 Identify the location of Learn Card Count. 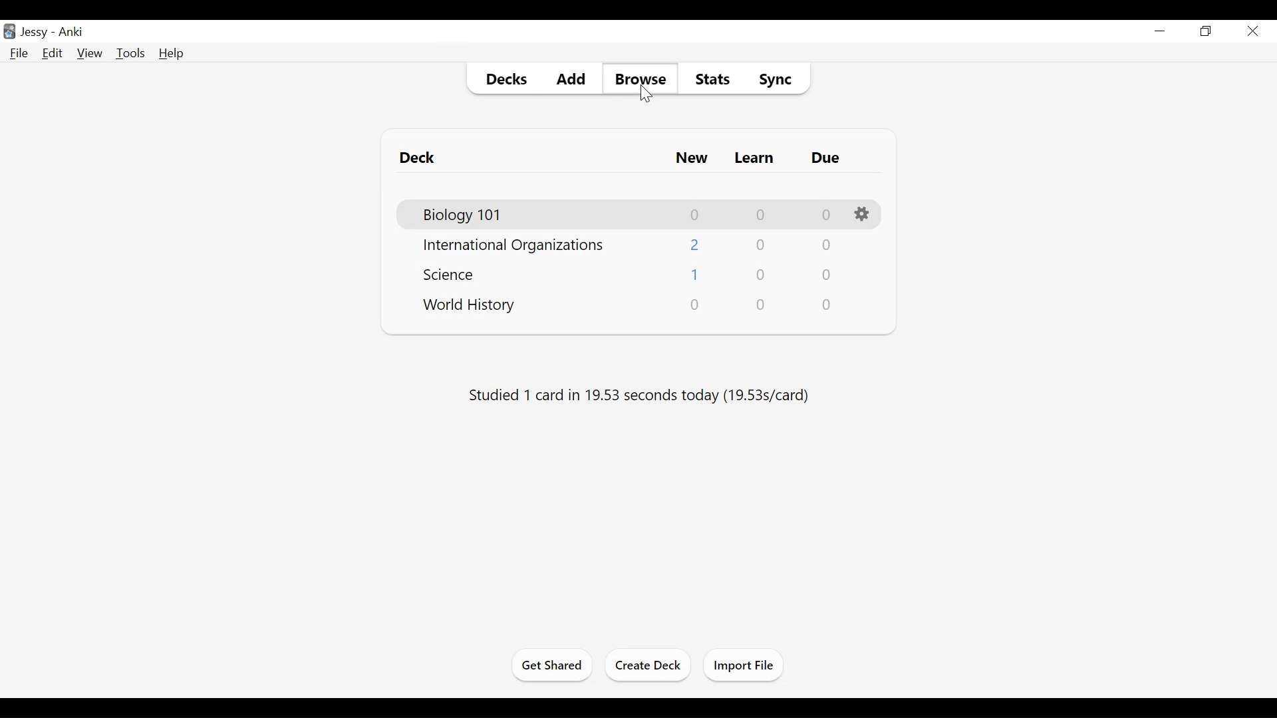
(760, 304).